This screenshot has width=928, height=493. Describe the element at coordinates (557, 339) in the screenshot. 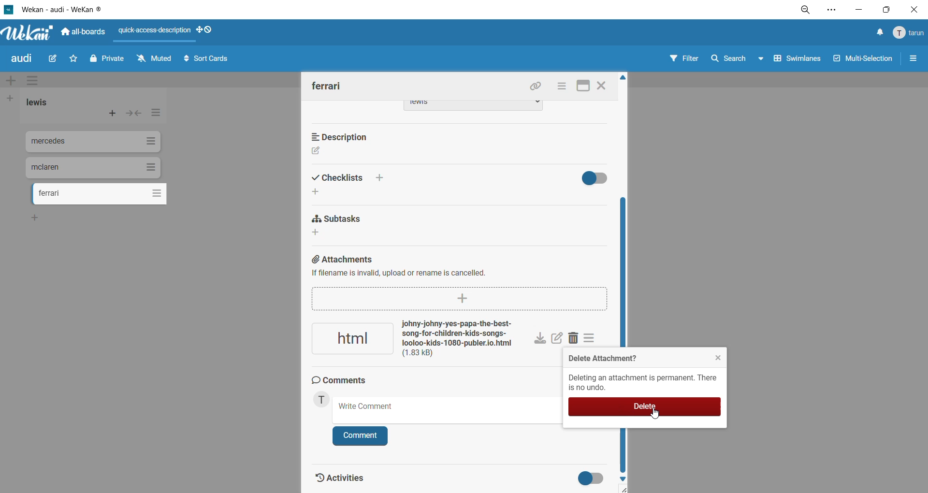

I see `edit` at that location.